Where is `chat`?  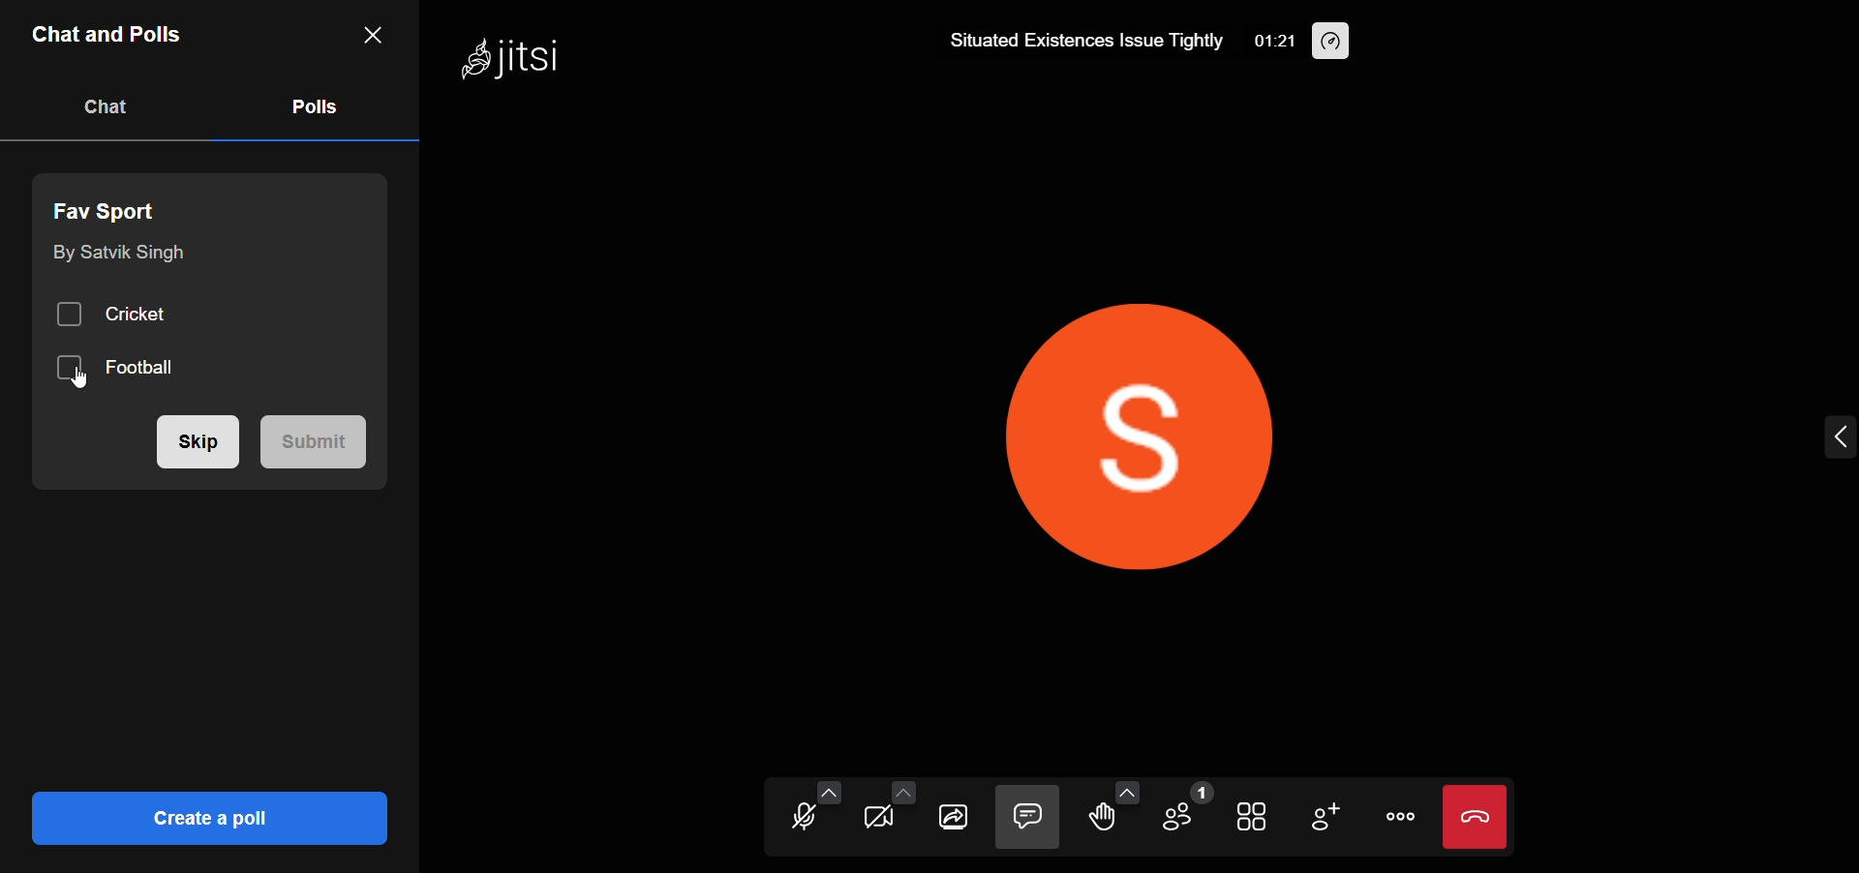 chat is located at coordinates (1029, 815).